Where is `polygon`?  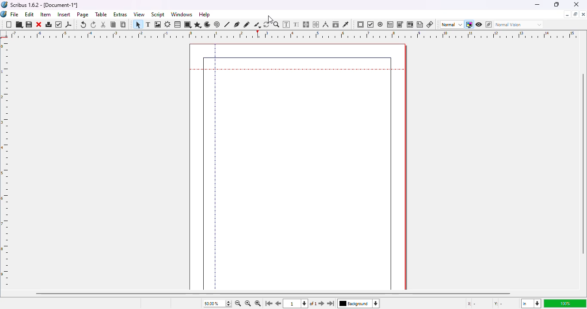
polygon is located at coordinates (197, 24).